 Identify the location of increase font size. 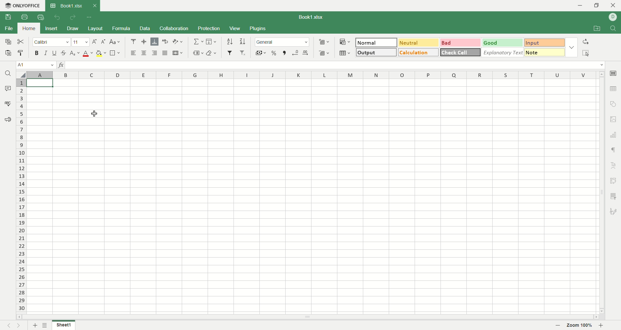
(94, 43).